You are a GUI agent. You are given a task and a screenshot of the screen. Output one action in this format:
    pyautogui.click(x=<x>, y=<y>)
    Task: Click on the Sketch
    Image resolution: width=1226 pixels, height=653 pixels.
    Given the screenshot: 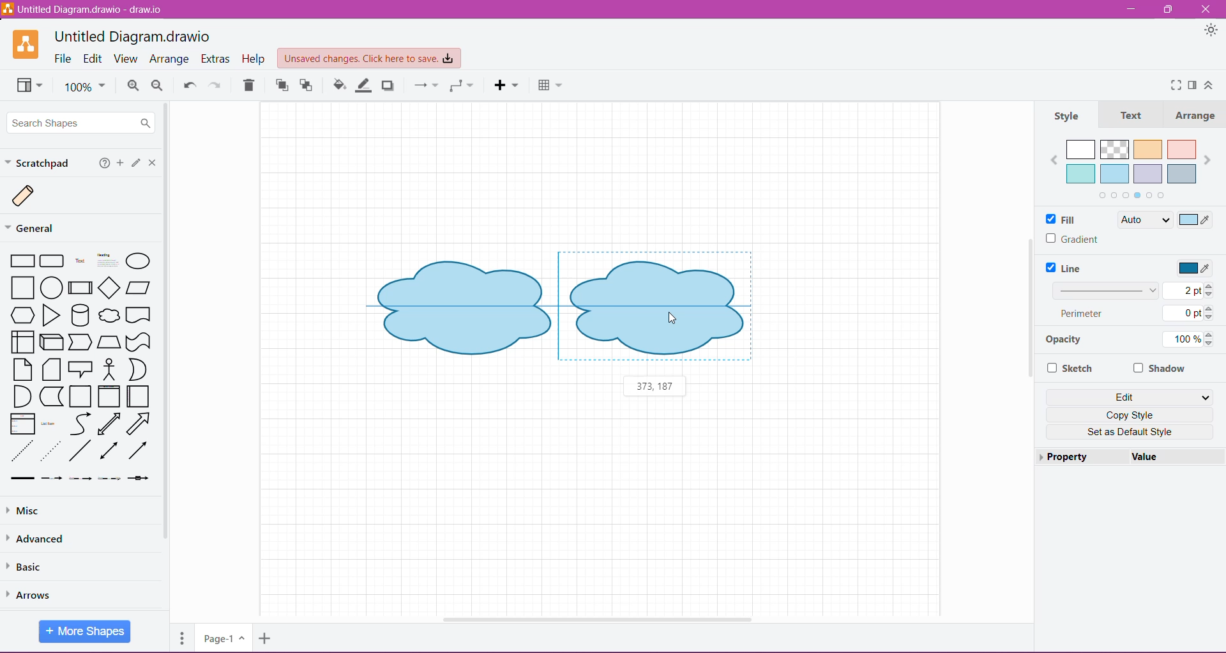 What is the action you would take?
    pyautogui.click(x=1071, y=369)
    